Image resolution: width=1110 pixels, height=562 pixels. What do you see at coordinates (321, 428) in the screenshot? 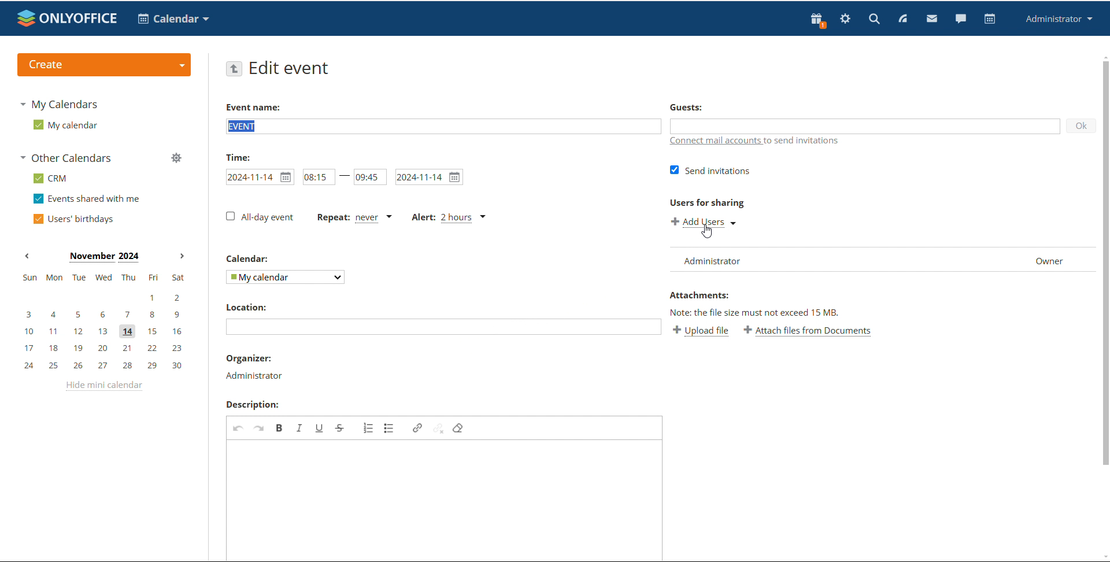
I see `underline` at bounding box center [321, 428].